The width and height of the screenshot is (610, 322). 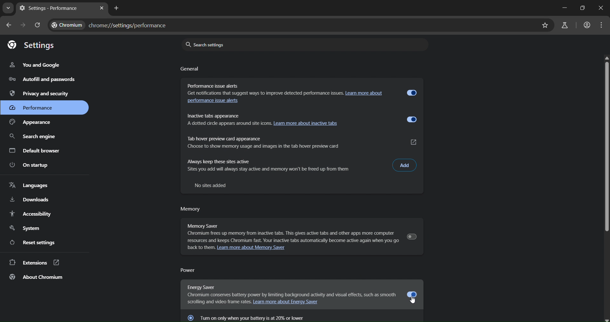 I want to click on extensions, so click(x=34, y=263).